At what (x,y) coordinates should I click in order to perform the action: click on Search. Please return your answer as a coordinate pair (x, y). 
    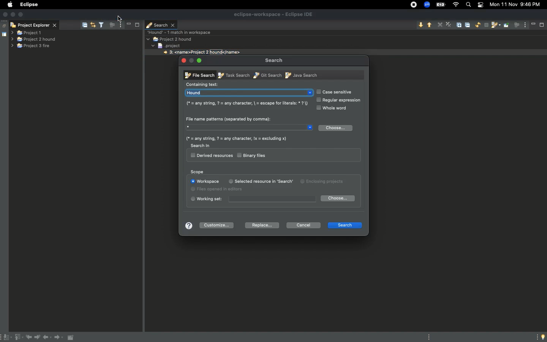
    Looking at the image, I should click on (274, 60).